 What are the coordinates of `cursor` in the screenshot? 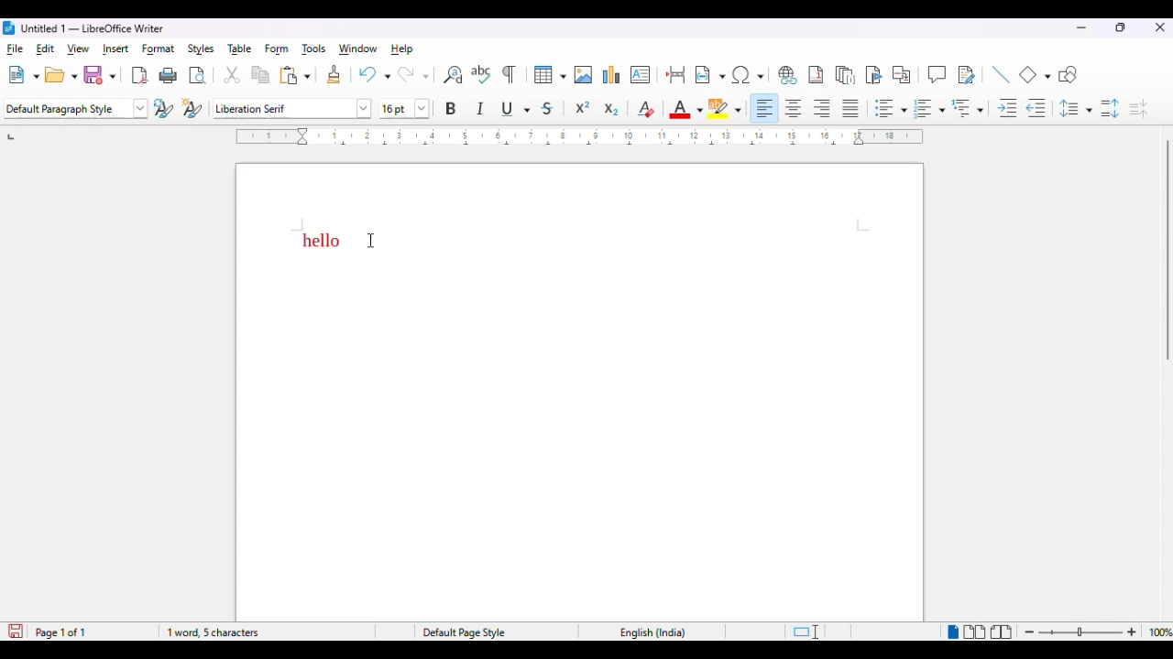 It's located at (372, 238).